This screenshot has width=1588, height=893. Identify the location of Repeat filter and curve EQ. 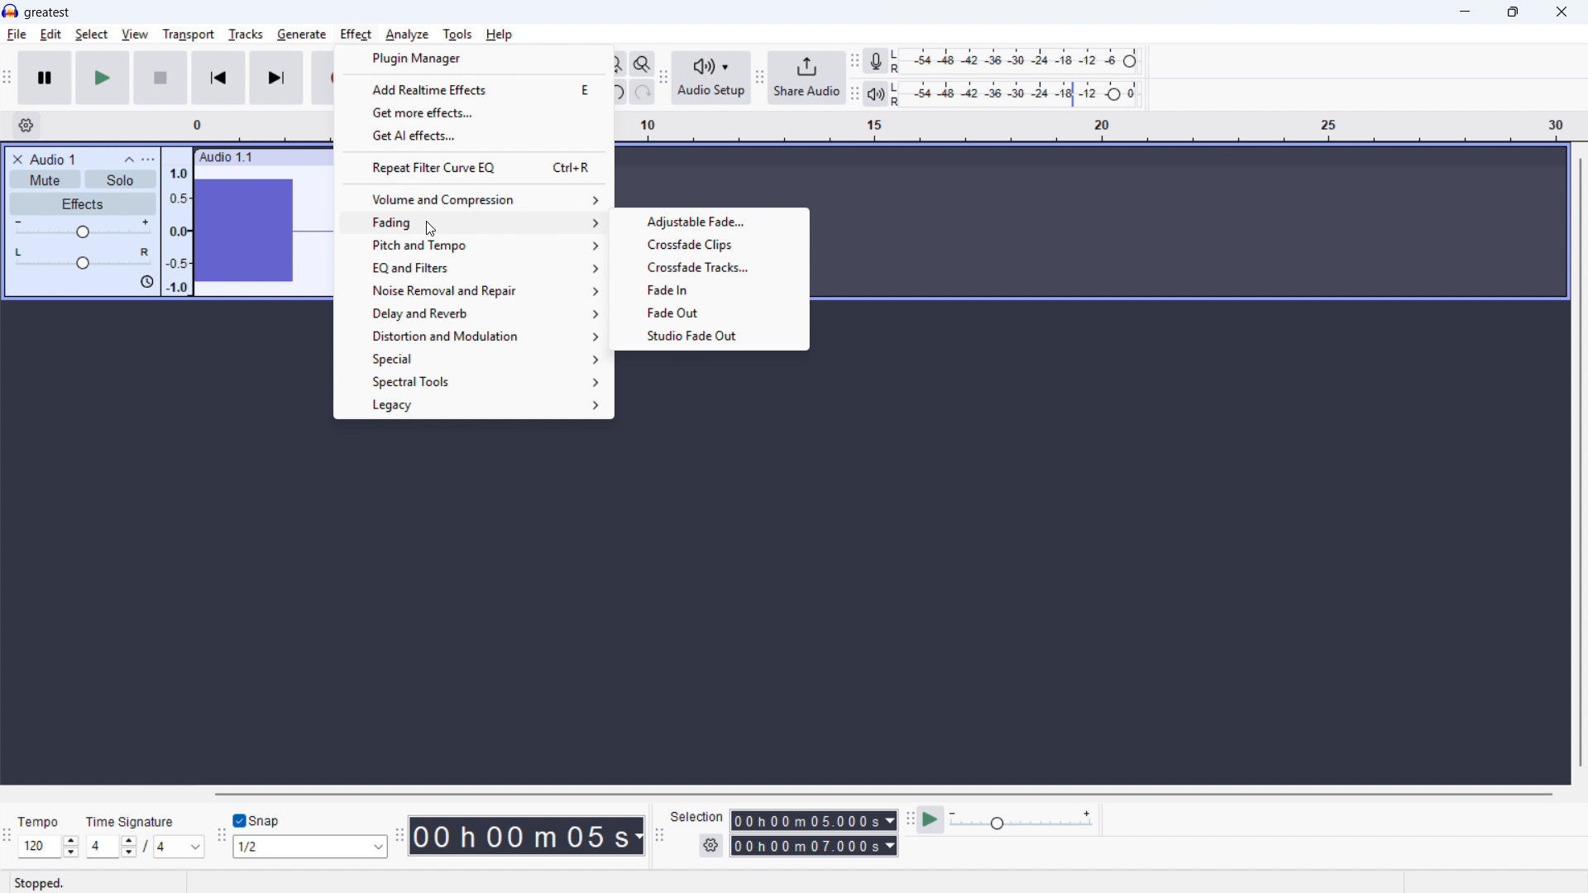
(473, 166).